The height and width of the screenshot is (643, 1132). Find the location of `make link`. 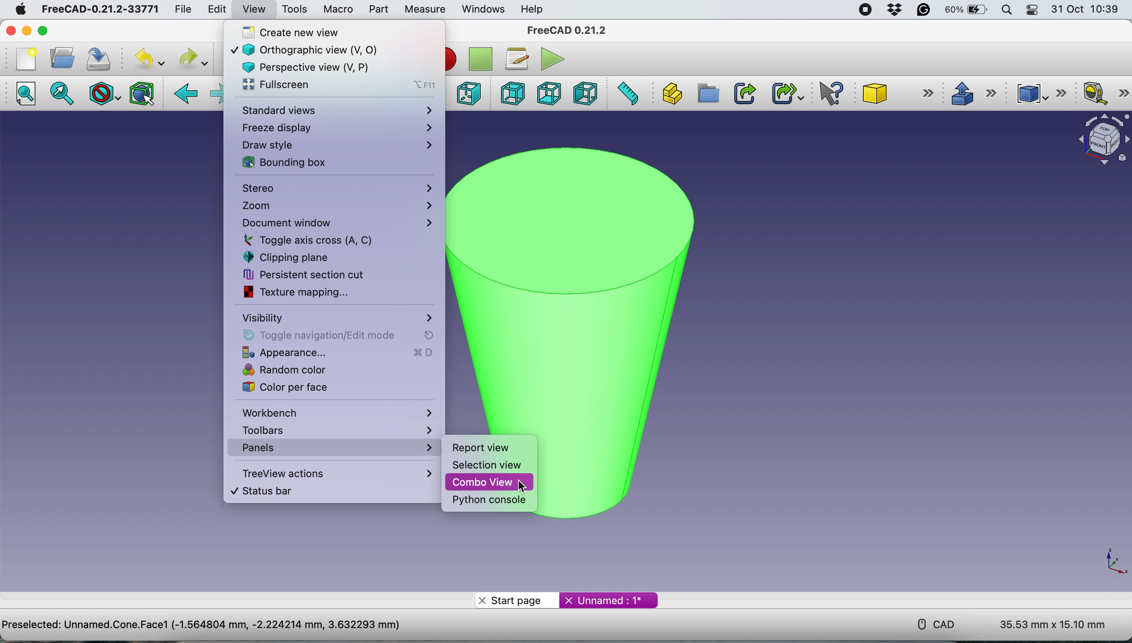

make link is located at coordinates (745, 93).